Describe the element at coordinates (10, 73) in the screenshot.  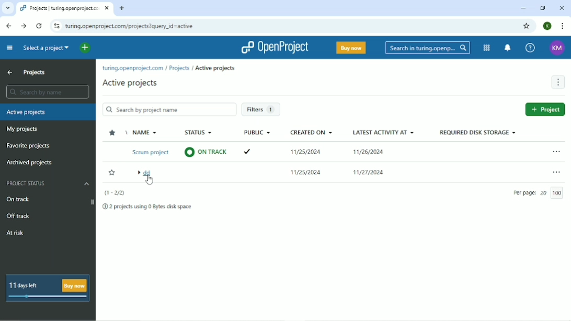
I see `Up` at that location.